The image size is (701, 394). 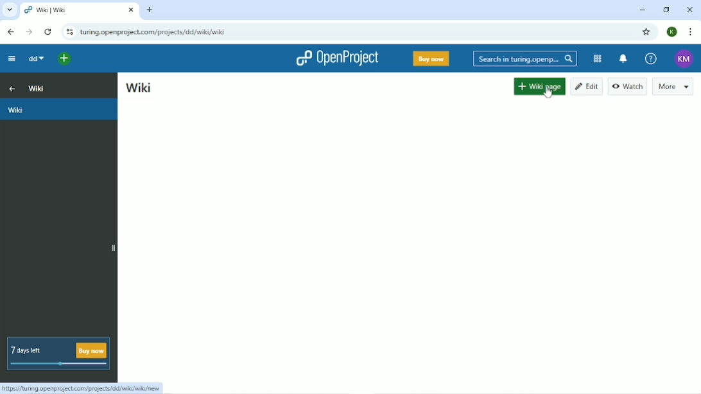 I want to click on Help, so click(x=651, y=58).